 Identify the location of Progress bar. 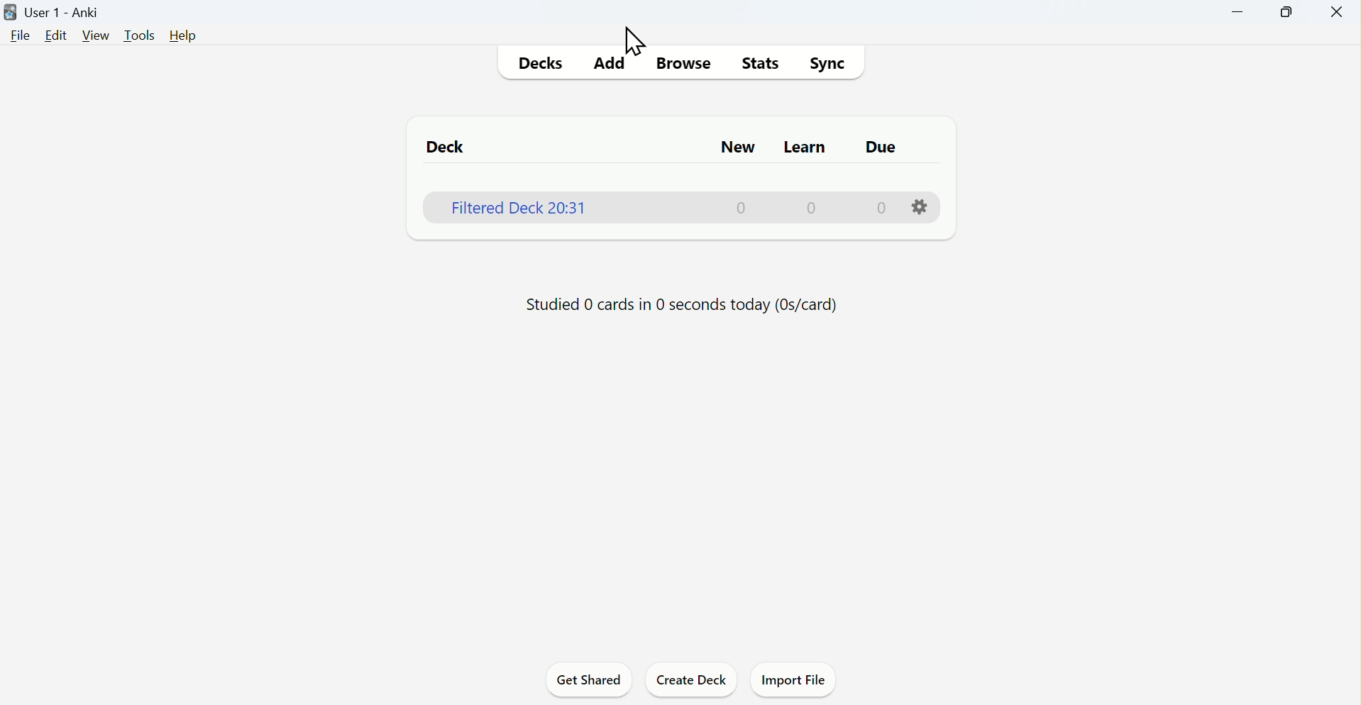
(683, 304).